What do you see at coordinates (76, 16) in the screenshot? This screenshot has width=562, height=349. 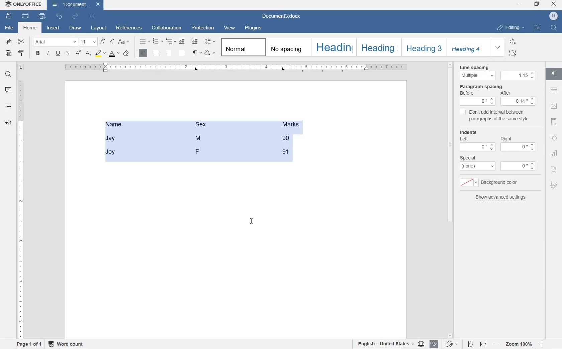 I see `REDO` at bounding box center [76, 16].